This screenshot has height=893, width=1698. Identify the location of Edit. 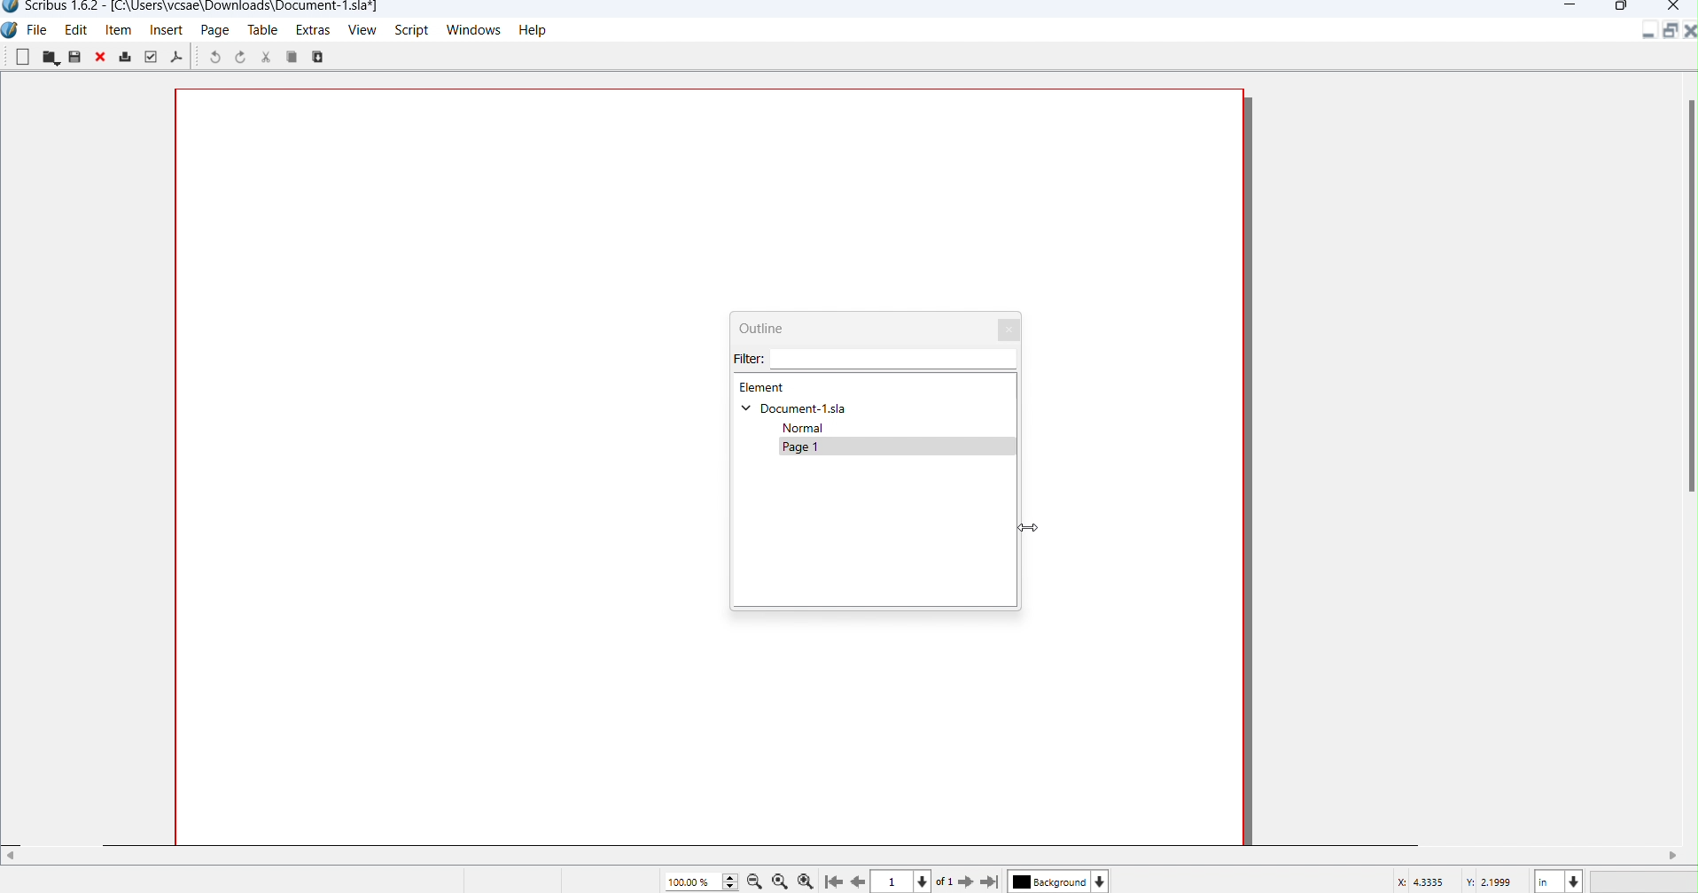
(75, 31).